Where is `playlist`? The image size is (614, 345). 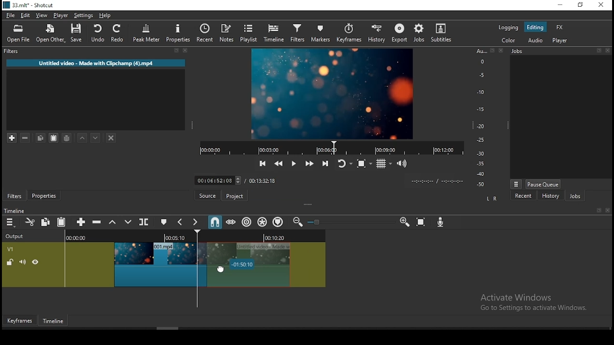
playlist is located at coordinates (249, 34).